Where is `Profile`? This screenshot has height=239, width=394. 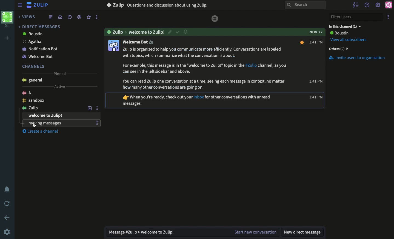
Profile is located at coordinates (113, 46).